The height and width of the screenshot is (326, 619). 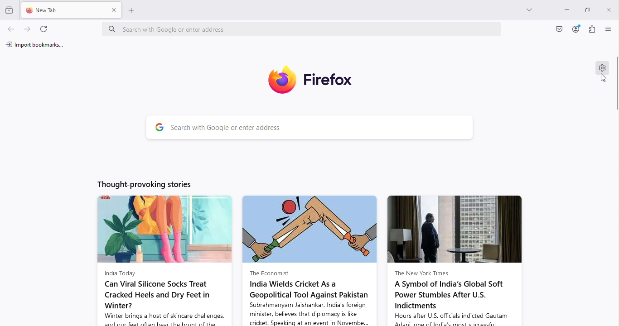 What do you see at coordinates (113, 10) in the screenshot?
I see `Close tab` at bounding box center [113, 10].